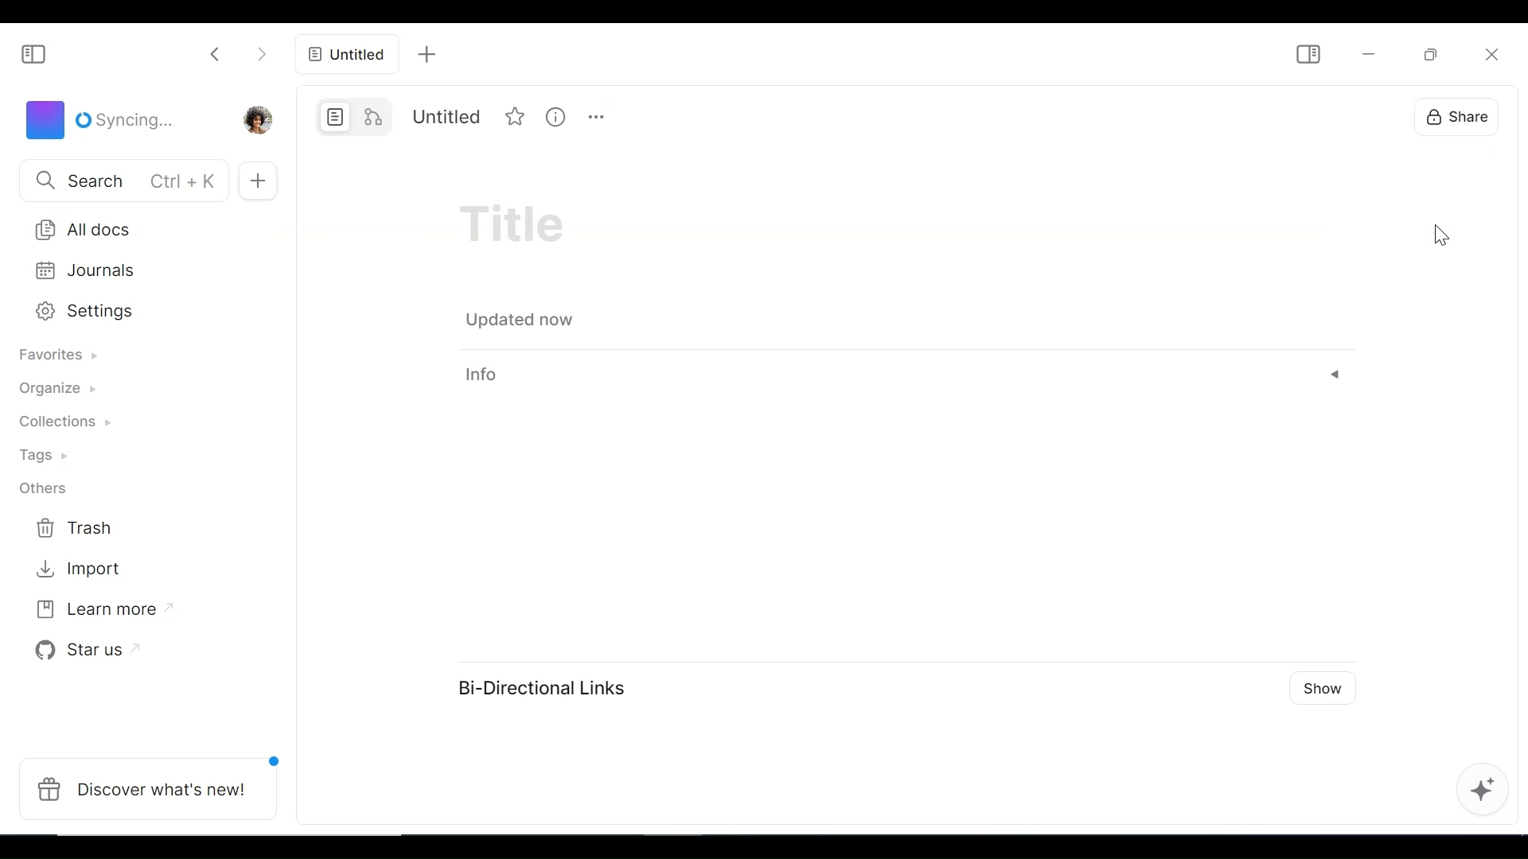 This screenshot has width=1528, height=859. I want to click on Add new tab, so click(427, 55).